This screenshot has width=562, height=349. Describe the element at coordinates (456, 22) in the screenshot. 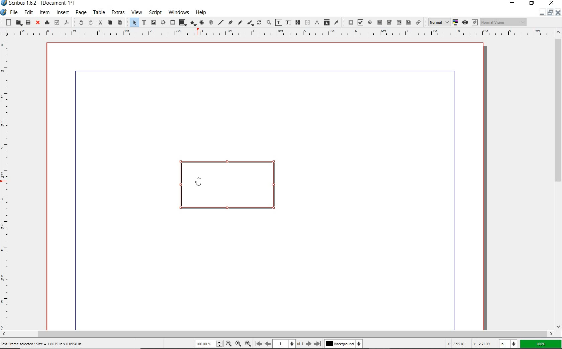

I see `toggle color` at that location.